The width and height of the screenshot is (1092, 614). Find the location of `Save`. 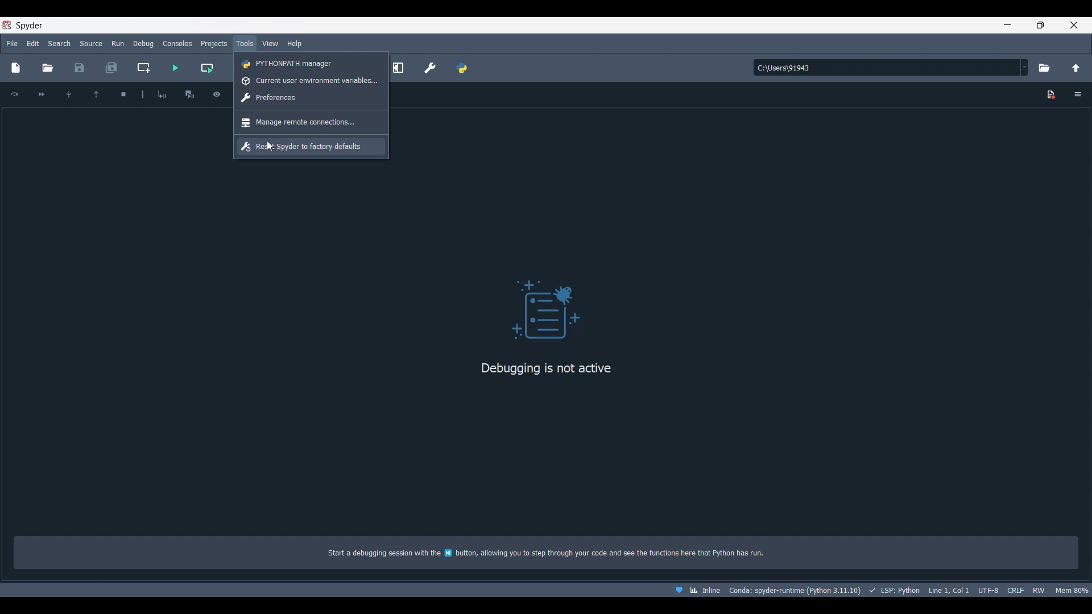

Save is located at coordinates (80, 68).